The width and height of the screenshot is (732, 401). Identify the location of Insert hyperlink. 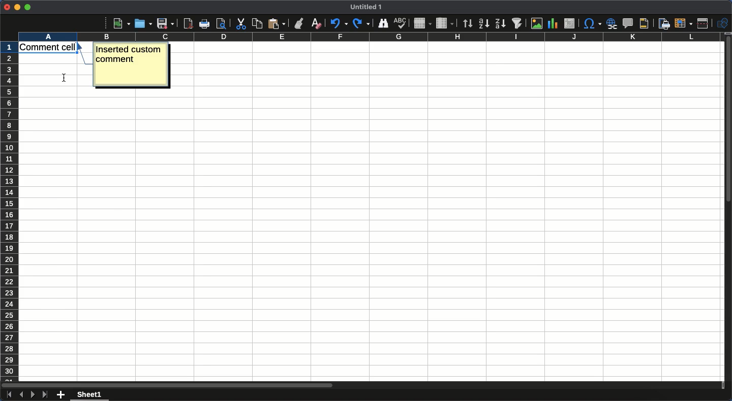
(611, 23).